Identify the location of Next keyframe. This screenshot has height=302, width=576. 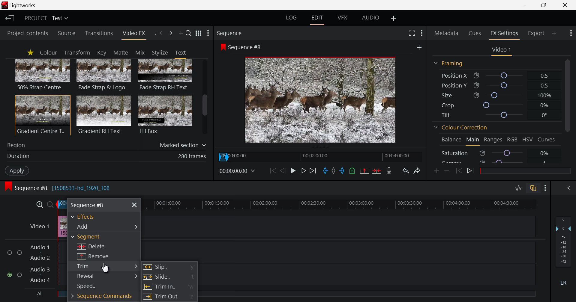
(471, 171).